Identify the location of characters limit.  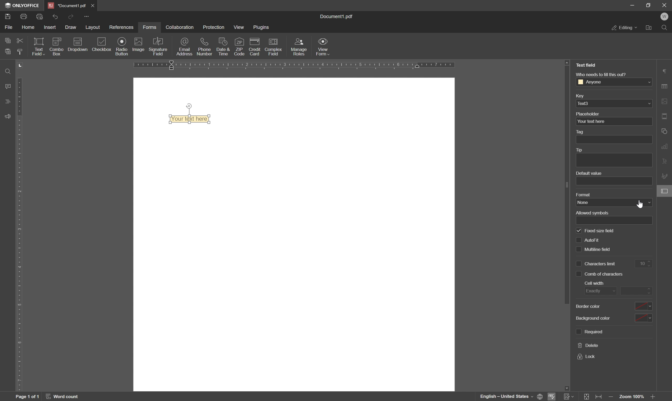
(600, 264).